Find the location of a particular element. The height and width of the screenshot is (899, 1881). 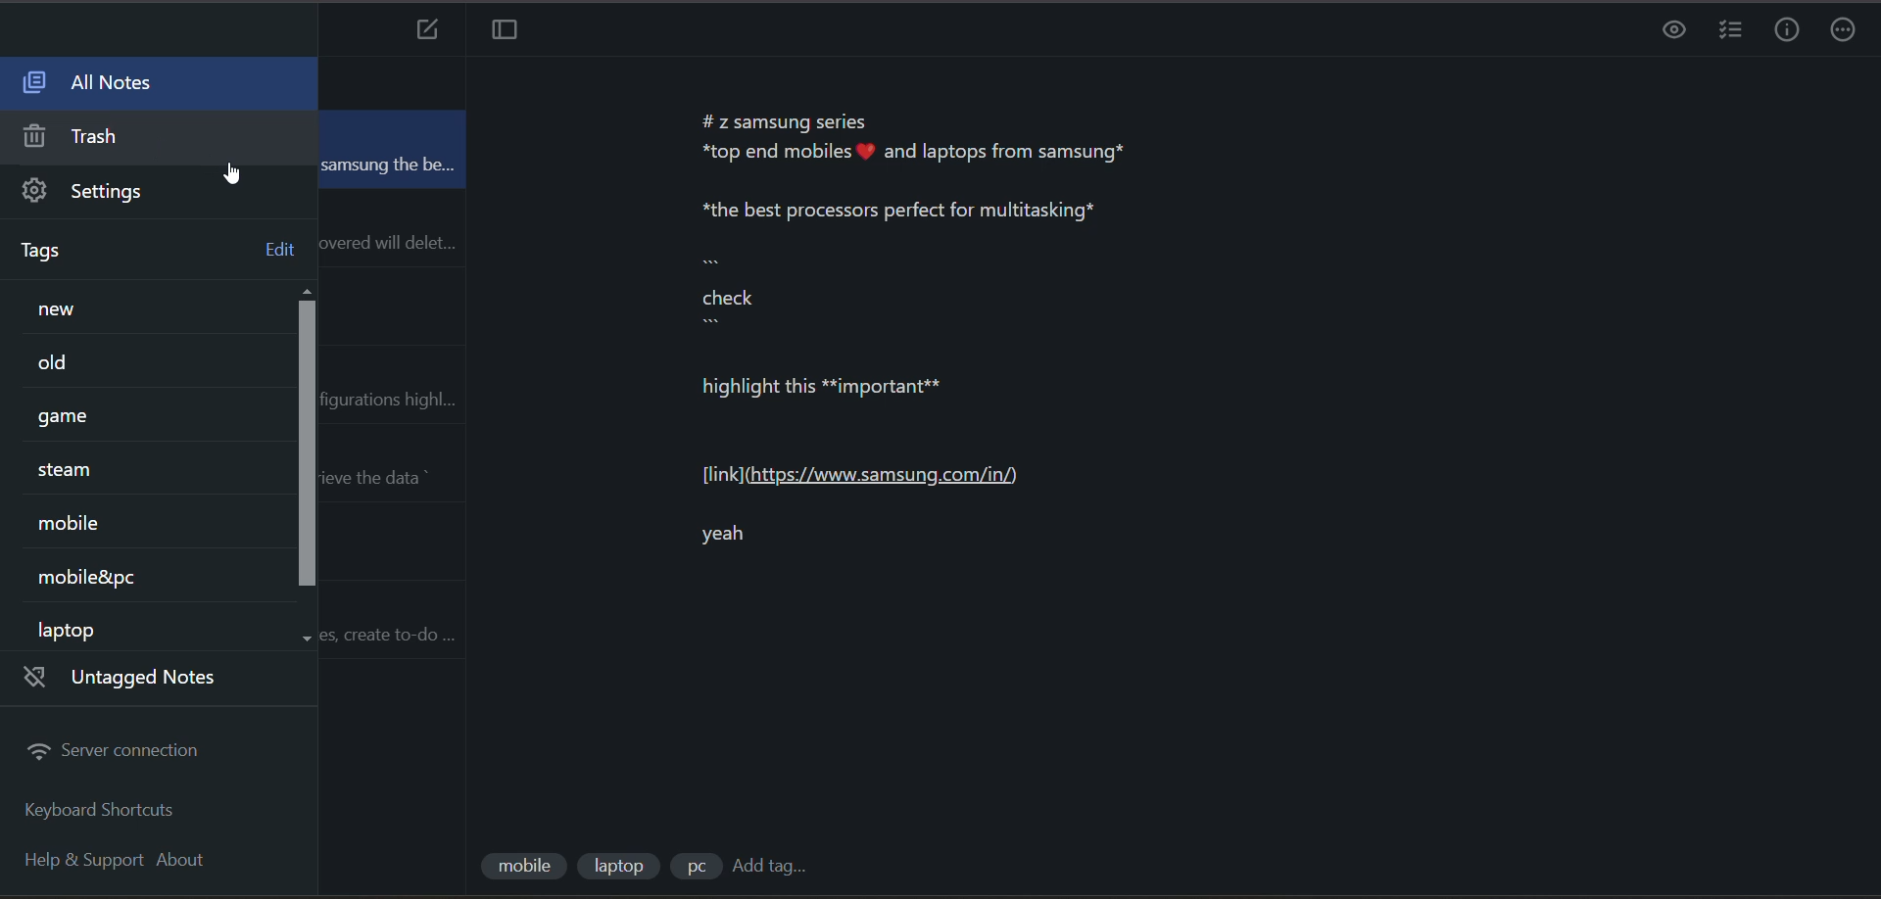

about is located at coordinates (195, 859).